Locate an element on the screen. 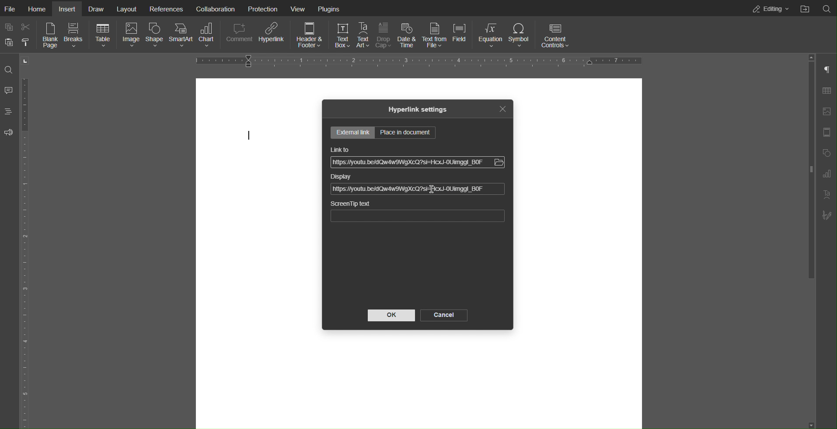 The height and width of the screenshot is (429, 837). Image Settings is located at coordinates (826, 112).